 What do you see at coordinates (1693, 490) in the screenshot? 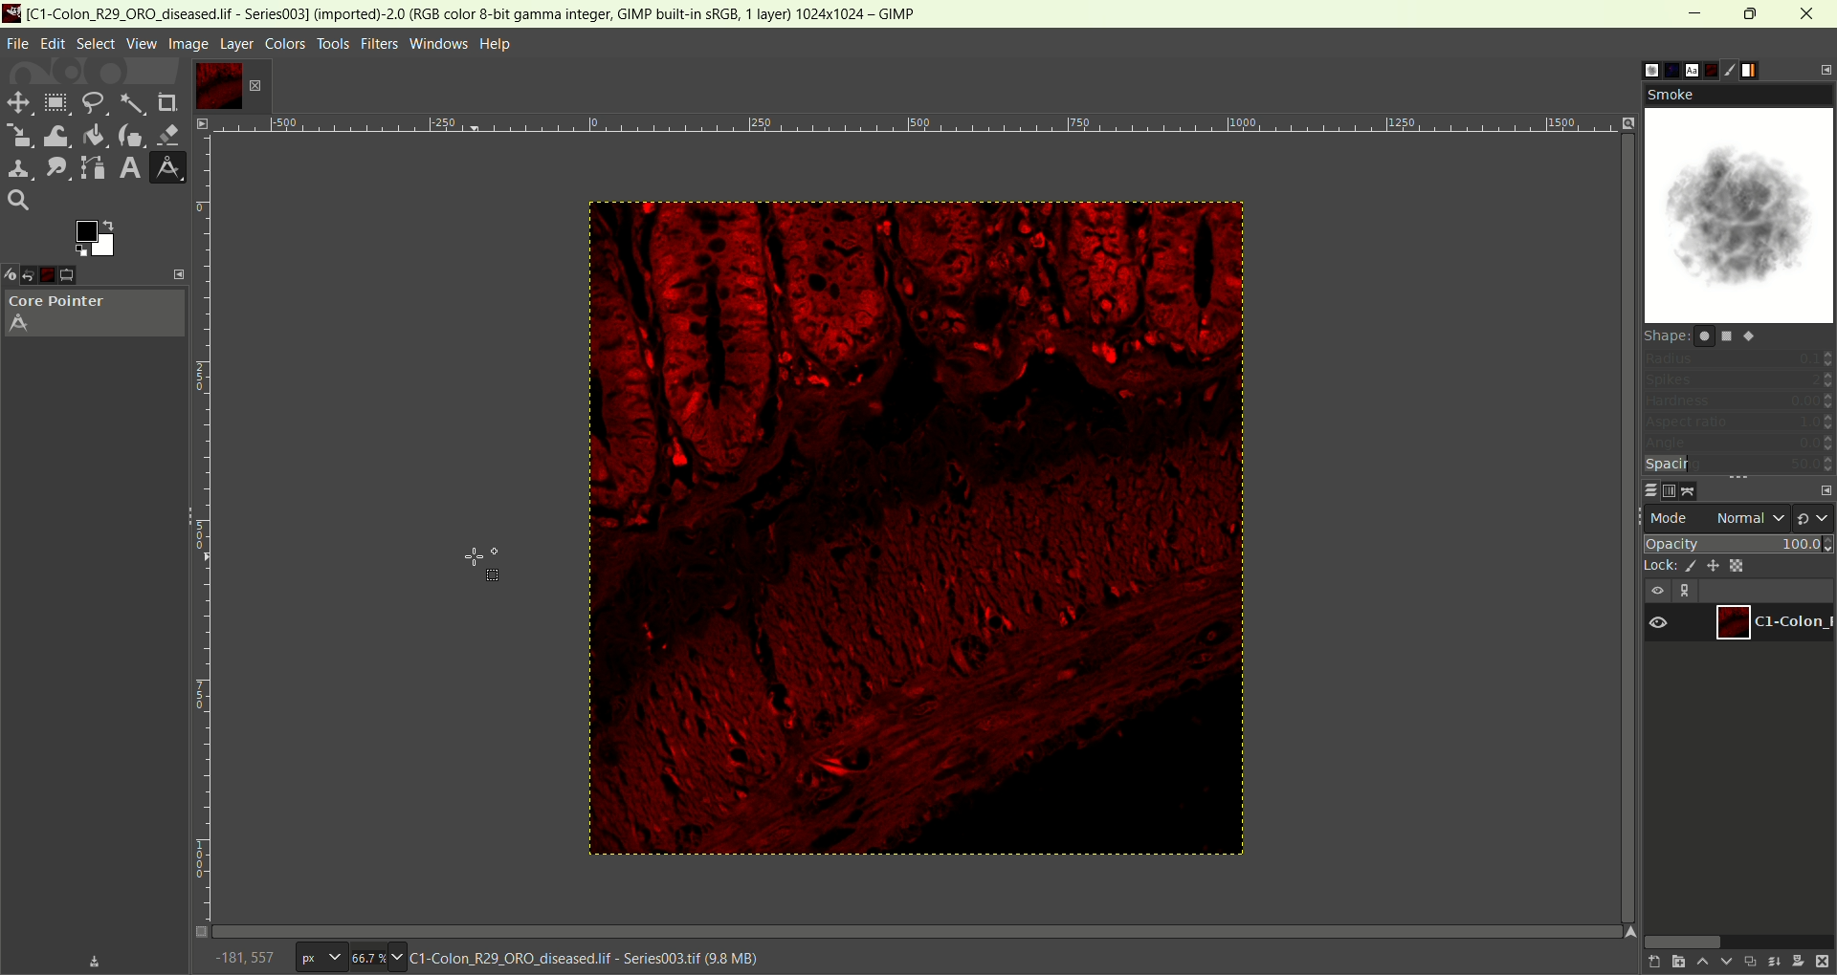
I see `paths` at bounding box center [1693, 490].